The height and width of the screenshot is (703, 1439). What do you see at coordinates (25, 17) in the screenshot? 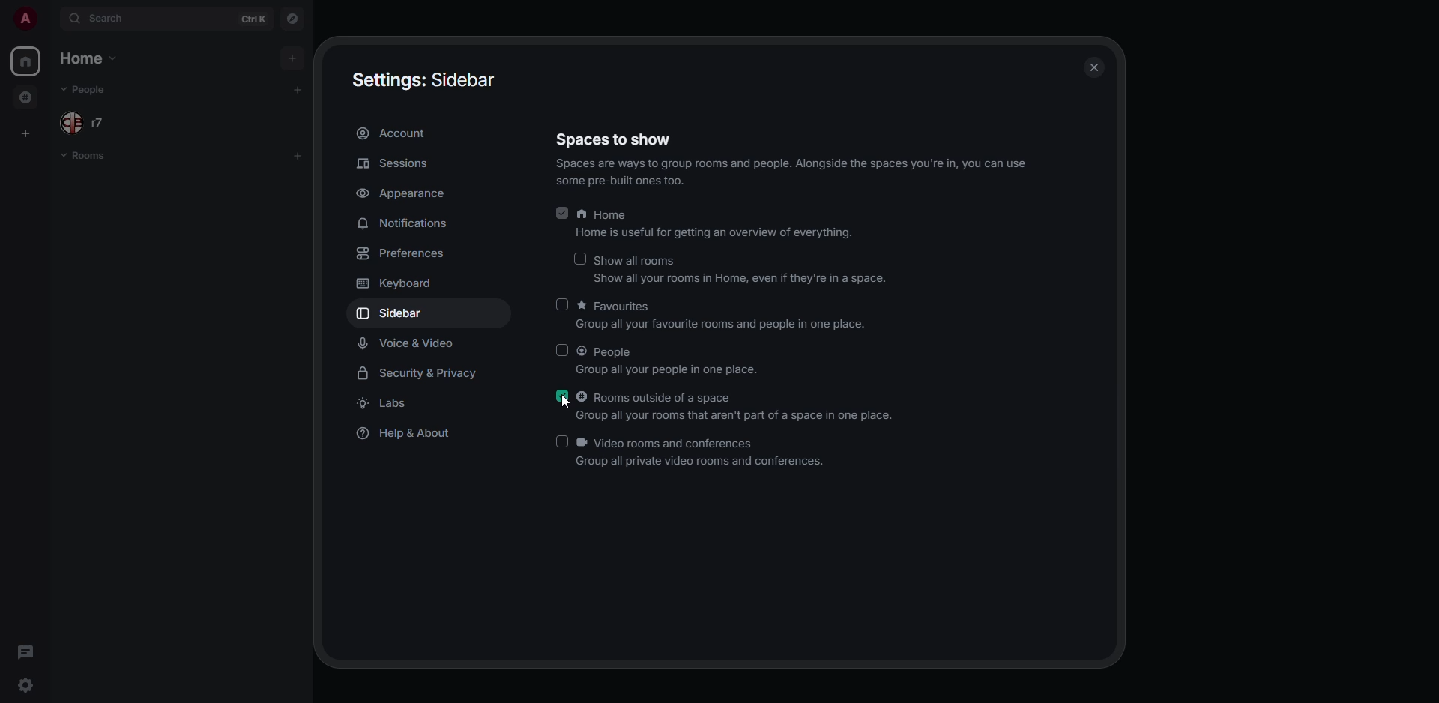
I see `profile` at bounding box center [25, 17].